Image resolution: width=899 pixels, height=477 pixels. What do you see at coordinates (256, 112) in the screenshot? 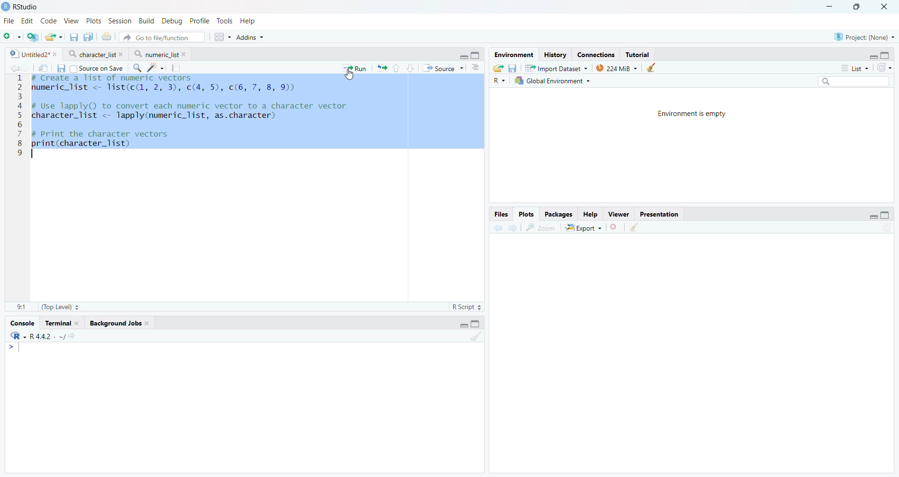
I see `# Create a list of numeric vectors

numeric_list <- list(c(, 2, 3), c(4, 5), c(6, 7, 8, 9)

# Use lapply() to convert each numeric vector to a character vector
character_list <- lapply(numeric_list, as.character)

# Print the character vectors

print(character_Tist)` at bounding box center [256, 112].